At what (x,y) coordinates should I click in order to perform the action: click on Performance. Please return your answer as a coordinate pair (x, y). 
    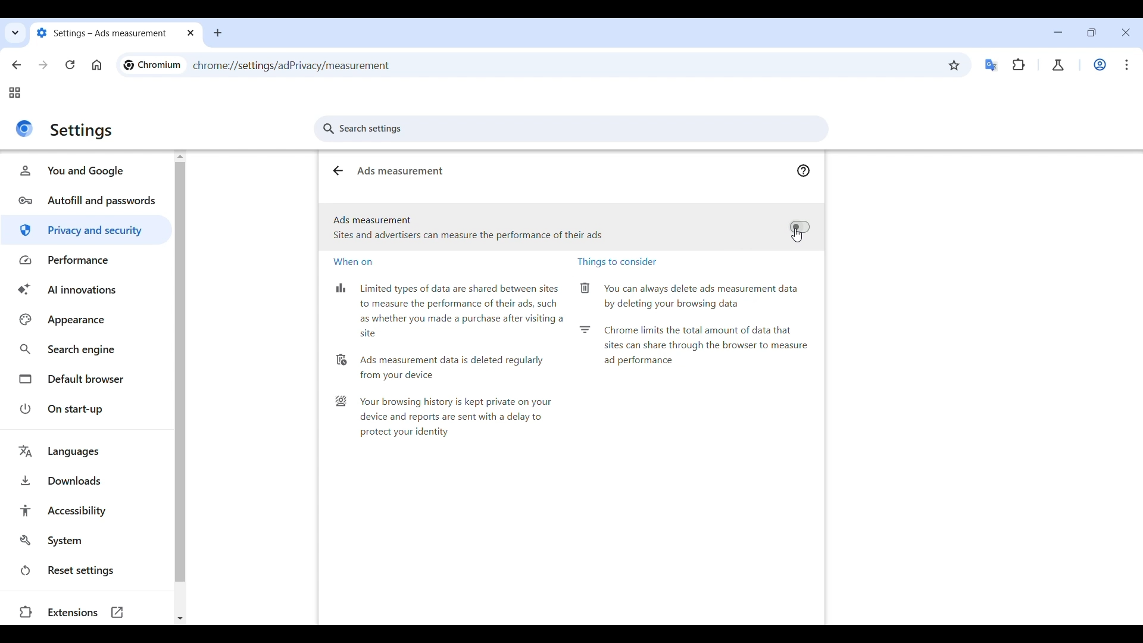
    Looking at the image, I should click on (87, 261).